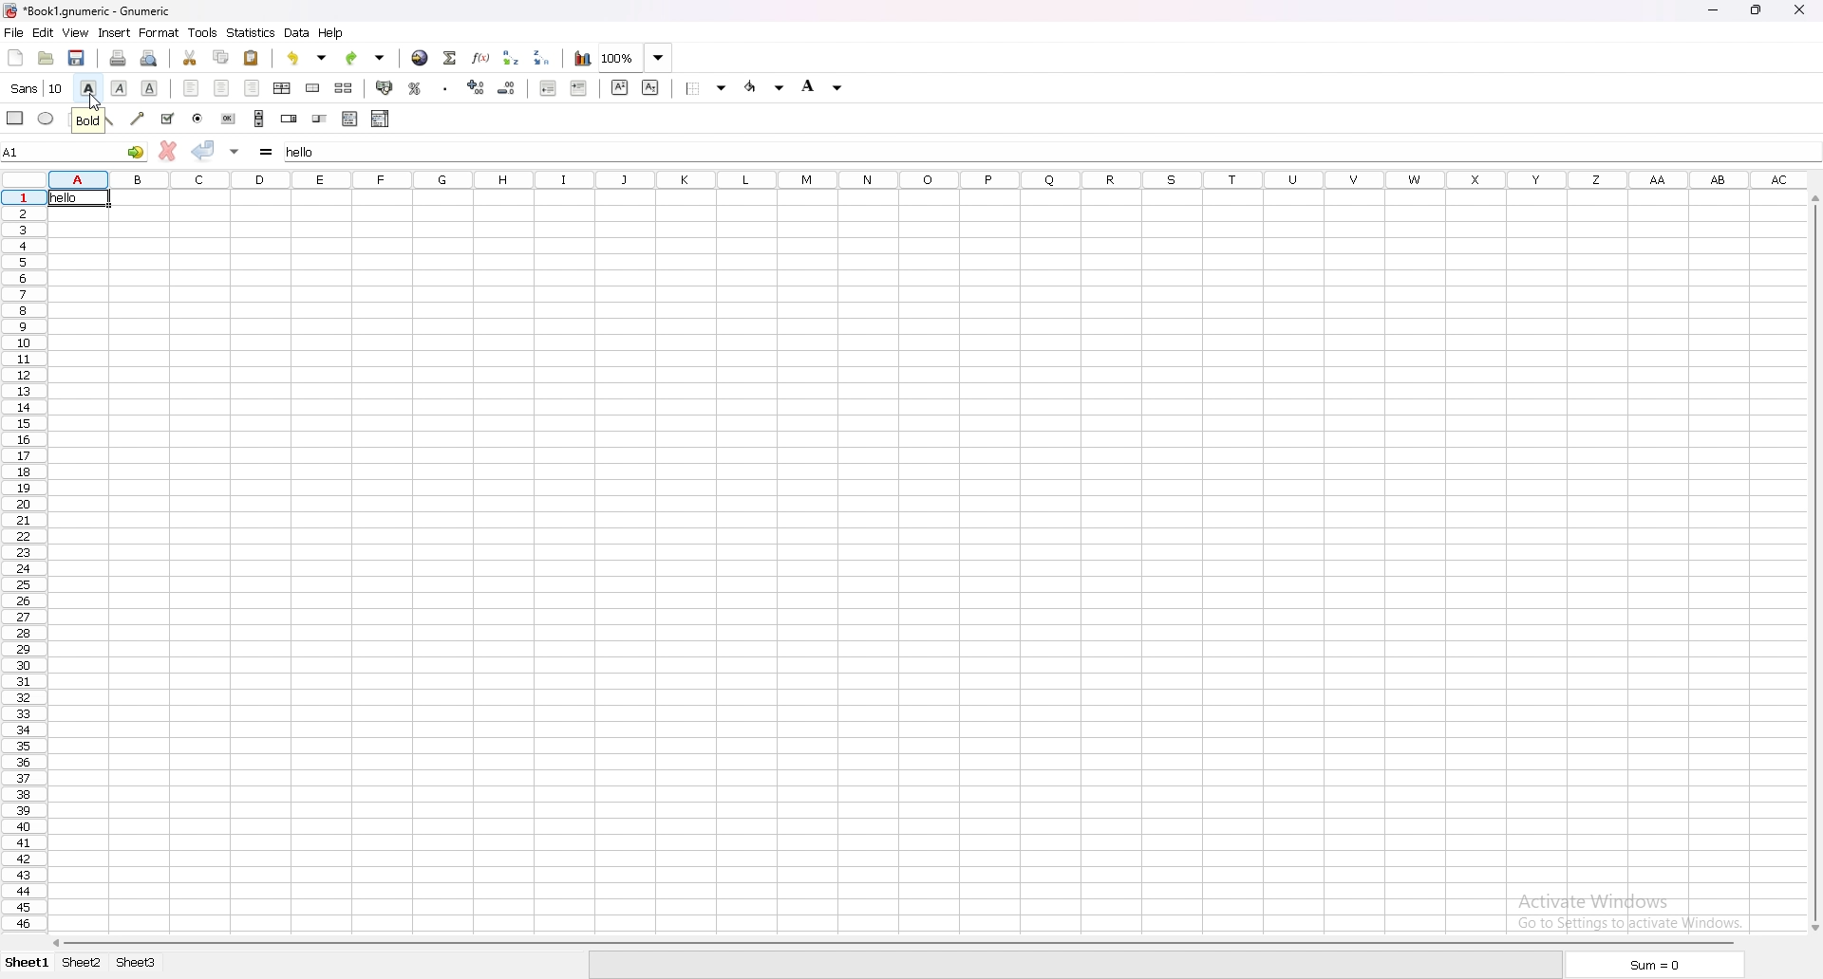 The image size is (1823, 979). I want to click on font, so click(38, 87).